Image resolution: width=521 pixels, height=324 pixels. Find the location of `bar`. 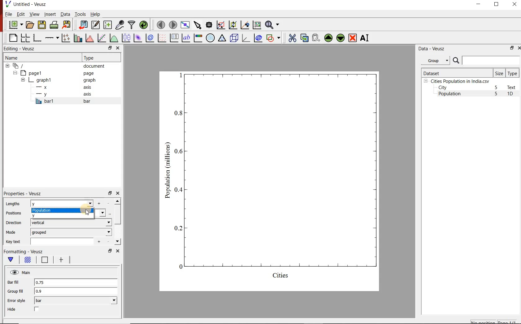

bar is located at coordinates (76, 301).